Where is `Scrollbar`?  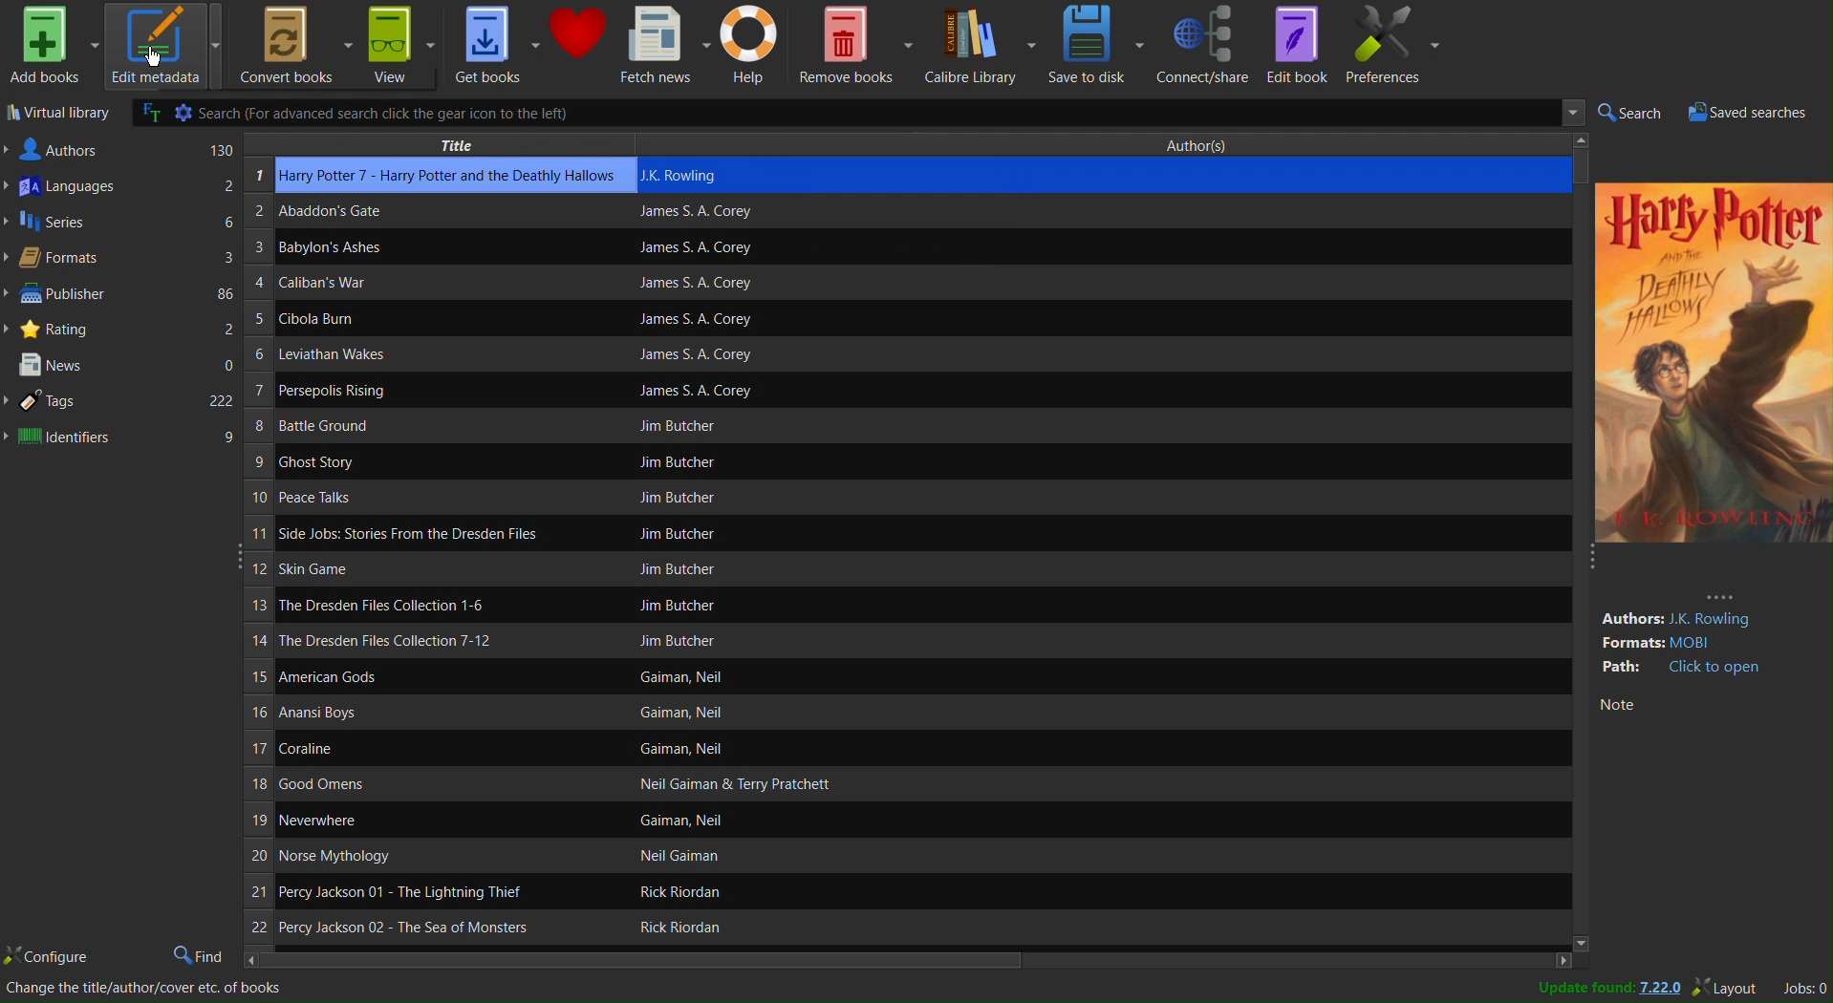
Scrollbar is located at coordinates (918, 962).